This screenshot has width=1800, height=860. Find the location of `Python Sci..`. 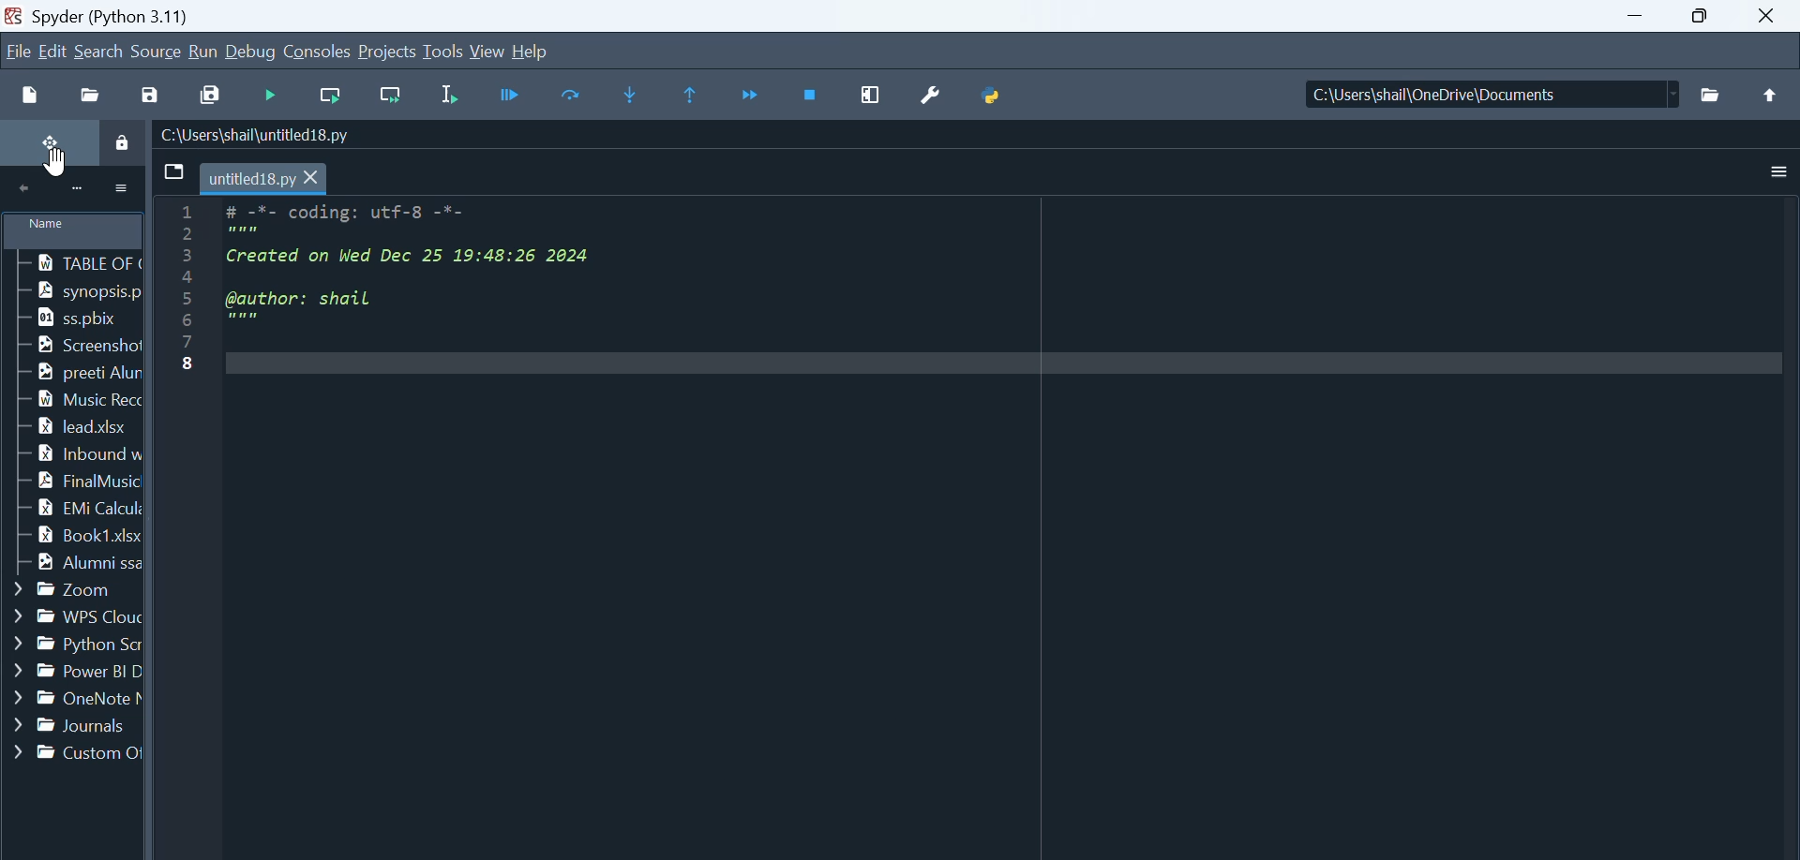

Python Sci.. is located at coordinates (69, 645).